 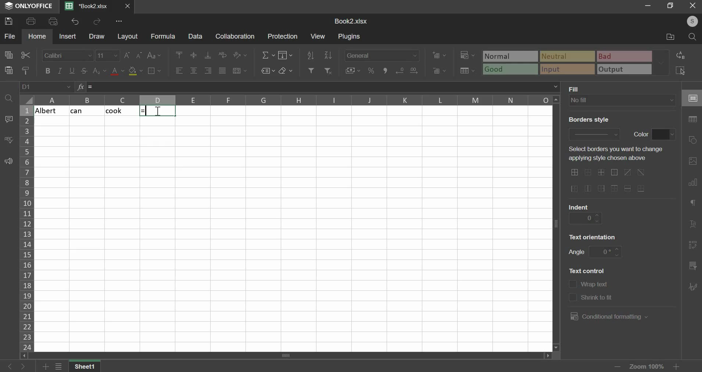 What do you see at coordinates (587, 270) in the screenshot?
I see `text` at bounding box center [587, 270].